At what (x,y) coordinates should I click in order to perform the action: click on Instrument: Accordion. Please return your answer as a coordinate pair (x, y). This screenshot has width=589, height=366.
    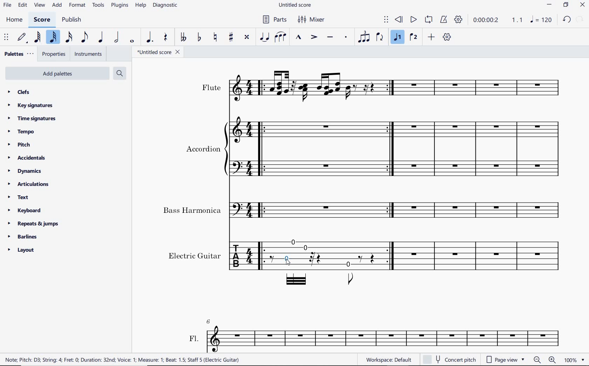
    Looking at the image, I should click on (373, 150).